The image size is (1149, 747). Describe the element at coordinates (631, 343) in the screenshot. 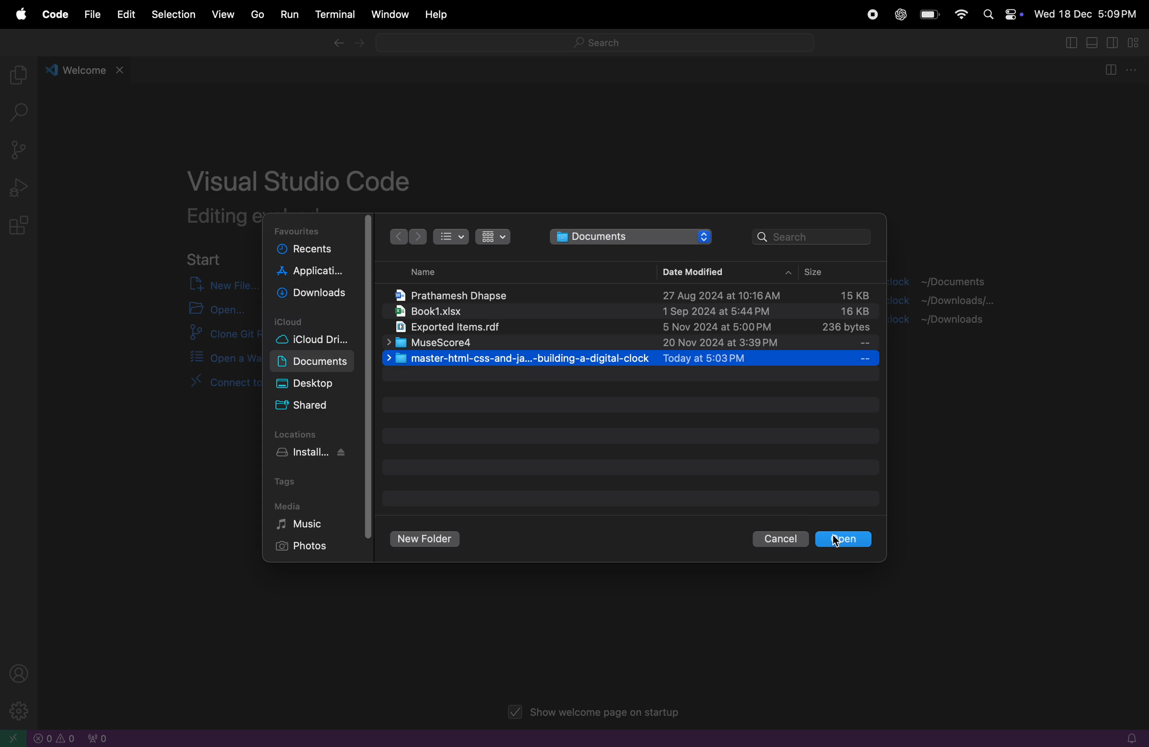

I see `file` at that location.